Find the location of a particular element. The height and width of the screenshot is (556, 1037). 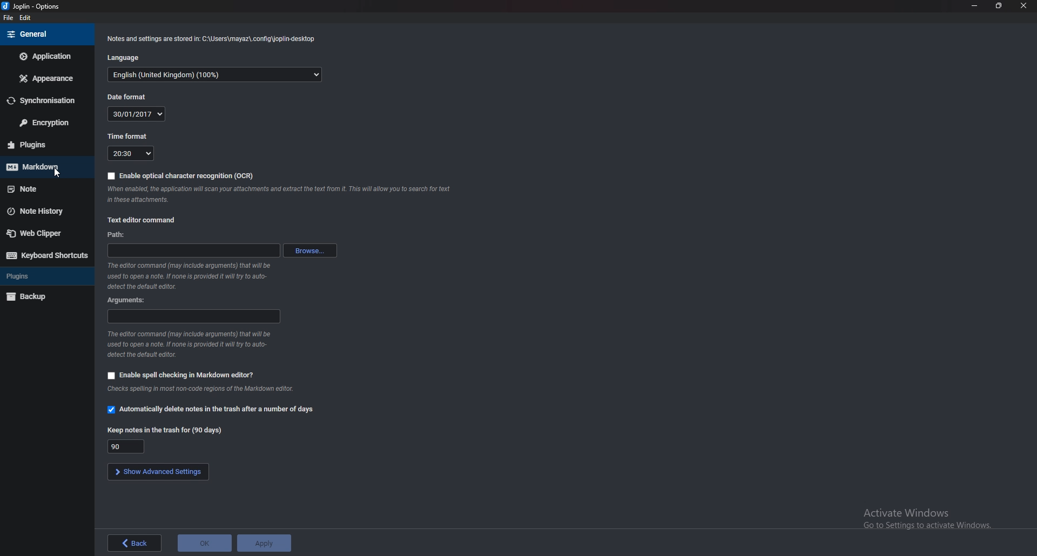

plugins is located at coordinates (44, 144).